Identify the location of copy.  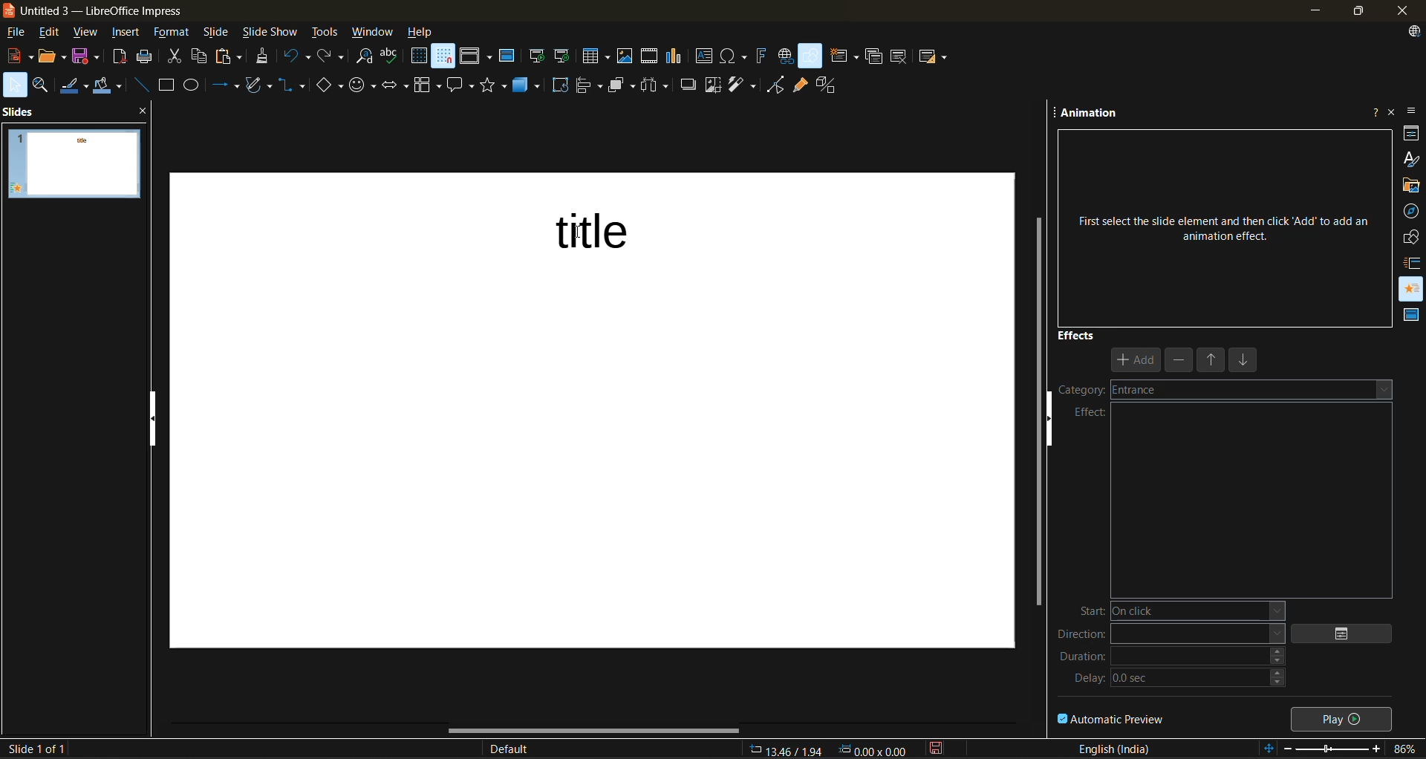
(204, 56).